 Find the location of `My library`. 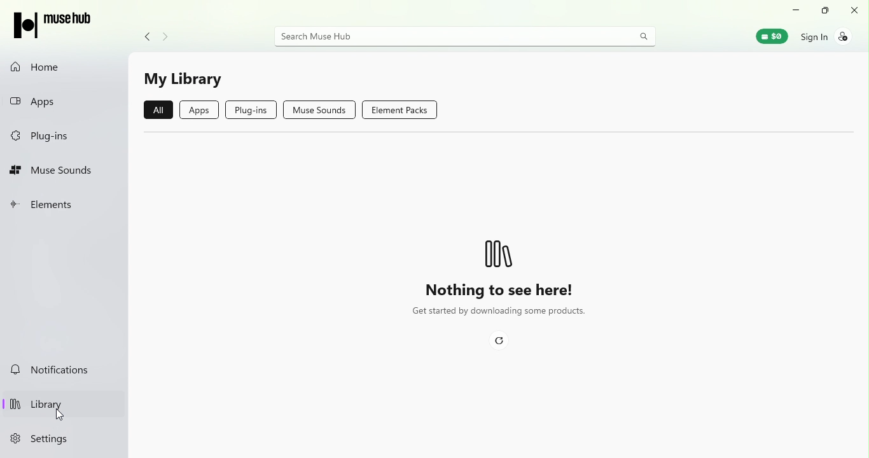

My library is located at coordinates (184, 81).